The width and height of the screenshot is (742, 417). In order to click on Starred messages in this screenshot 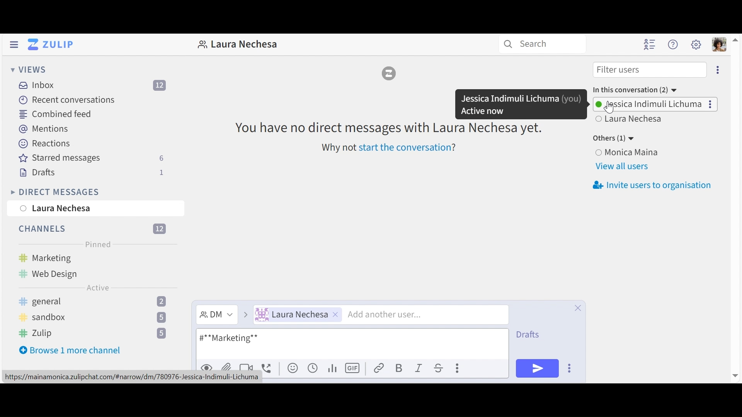, I will do `click(92, 158)`.